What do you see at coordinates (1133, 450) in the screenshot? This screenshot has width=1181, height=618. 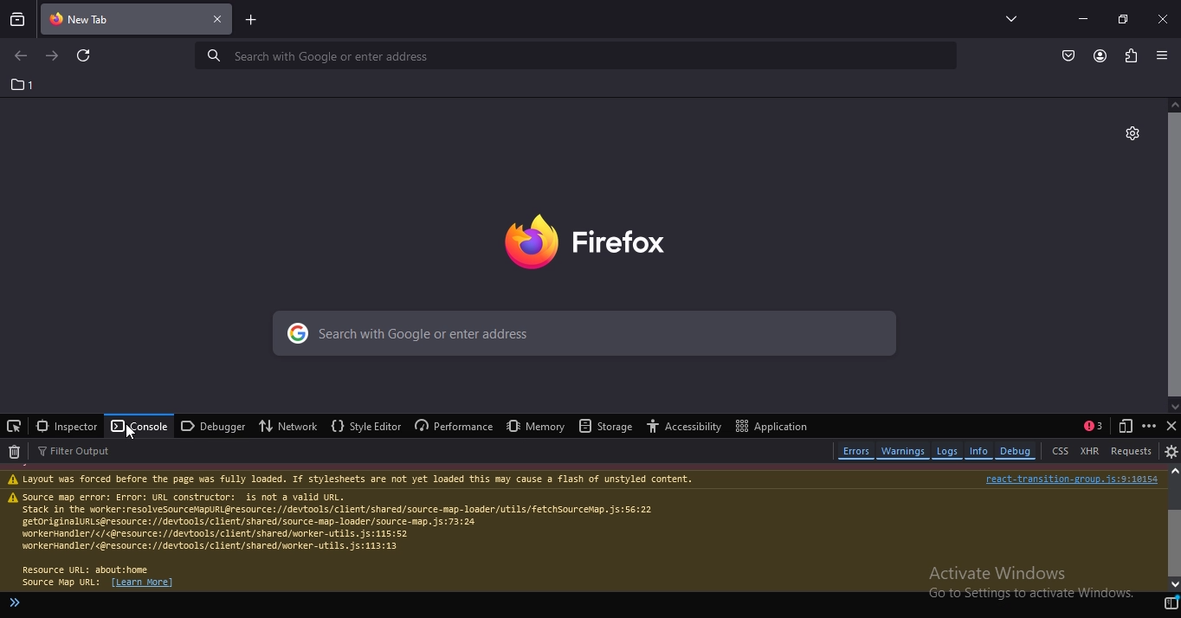 I see `requests` at bounding box center [1133, 450].